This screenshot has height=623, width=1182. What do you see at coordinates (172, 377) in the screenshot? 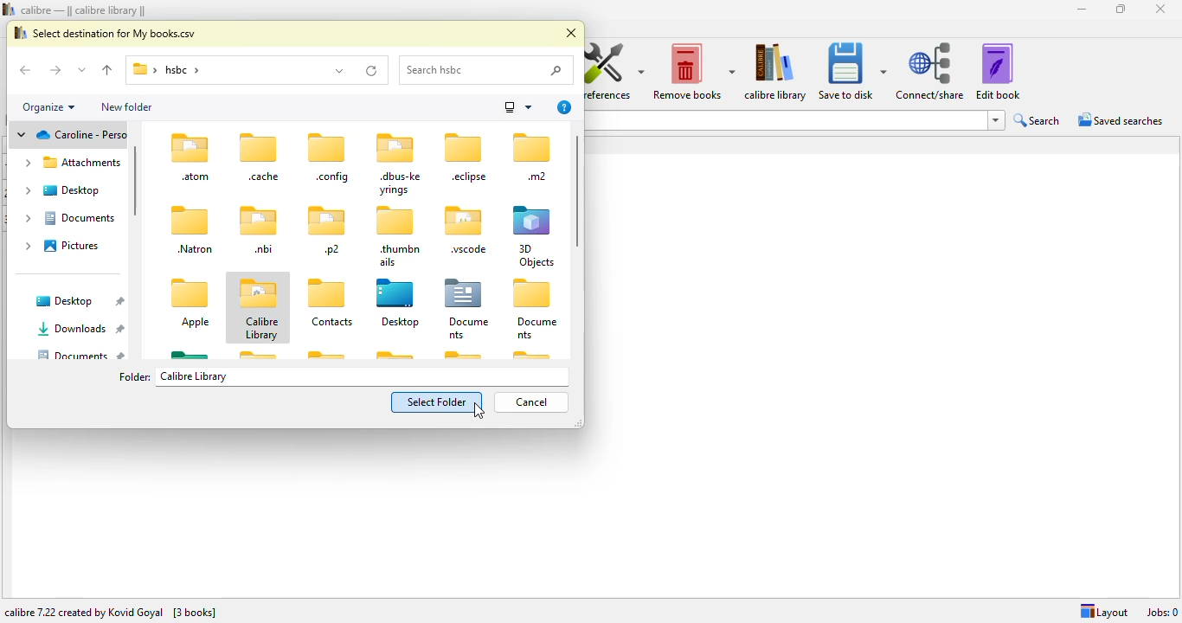
I see `folder: calibre library` at bounding box center [172, 377].